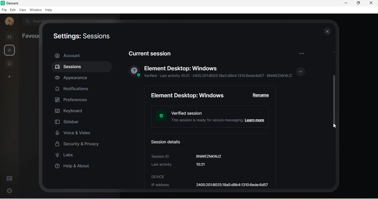 The image size is (378, 199). Describe the element at coordinates (327, 31) in the screenshot. I see `close` at that location.